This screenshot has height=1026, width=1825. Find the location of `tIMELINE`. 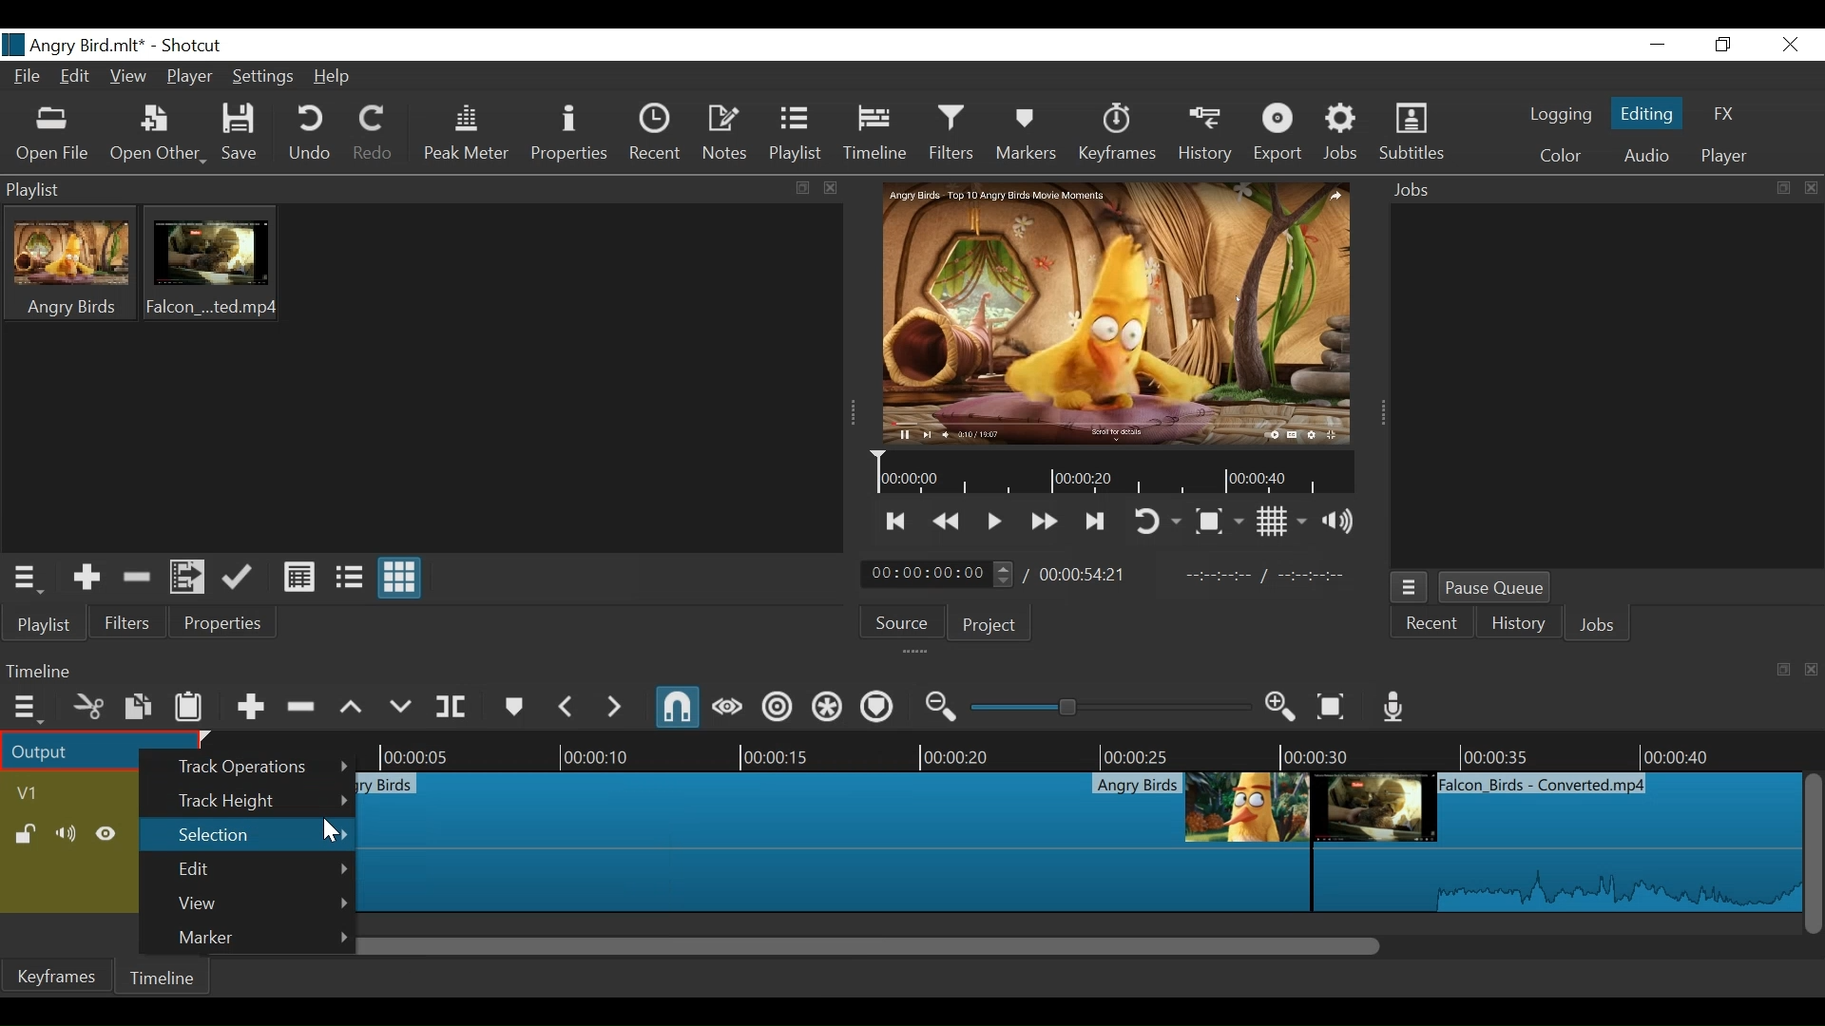

tIMELINE is located at coordinates (1111, 474).